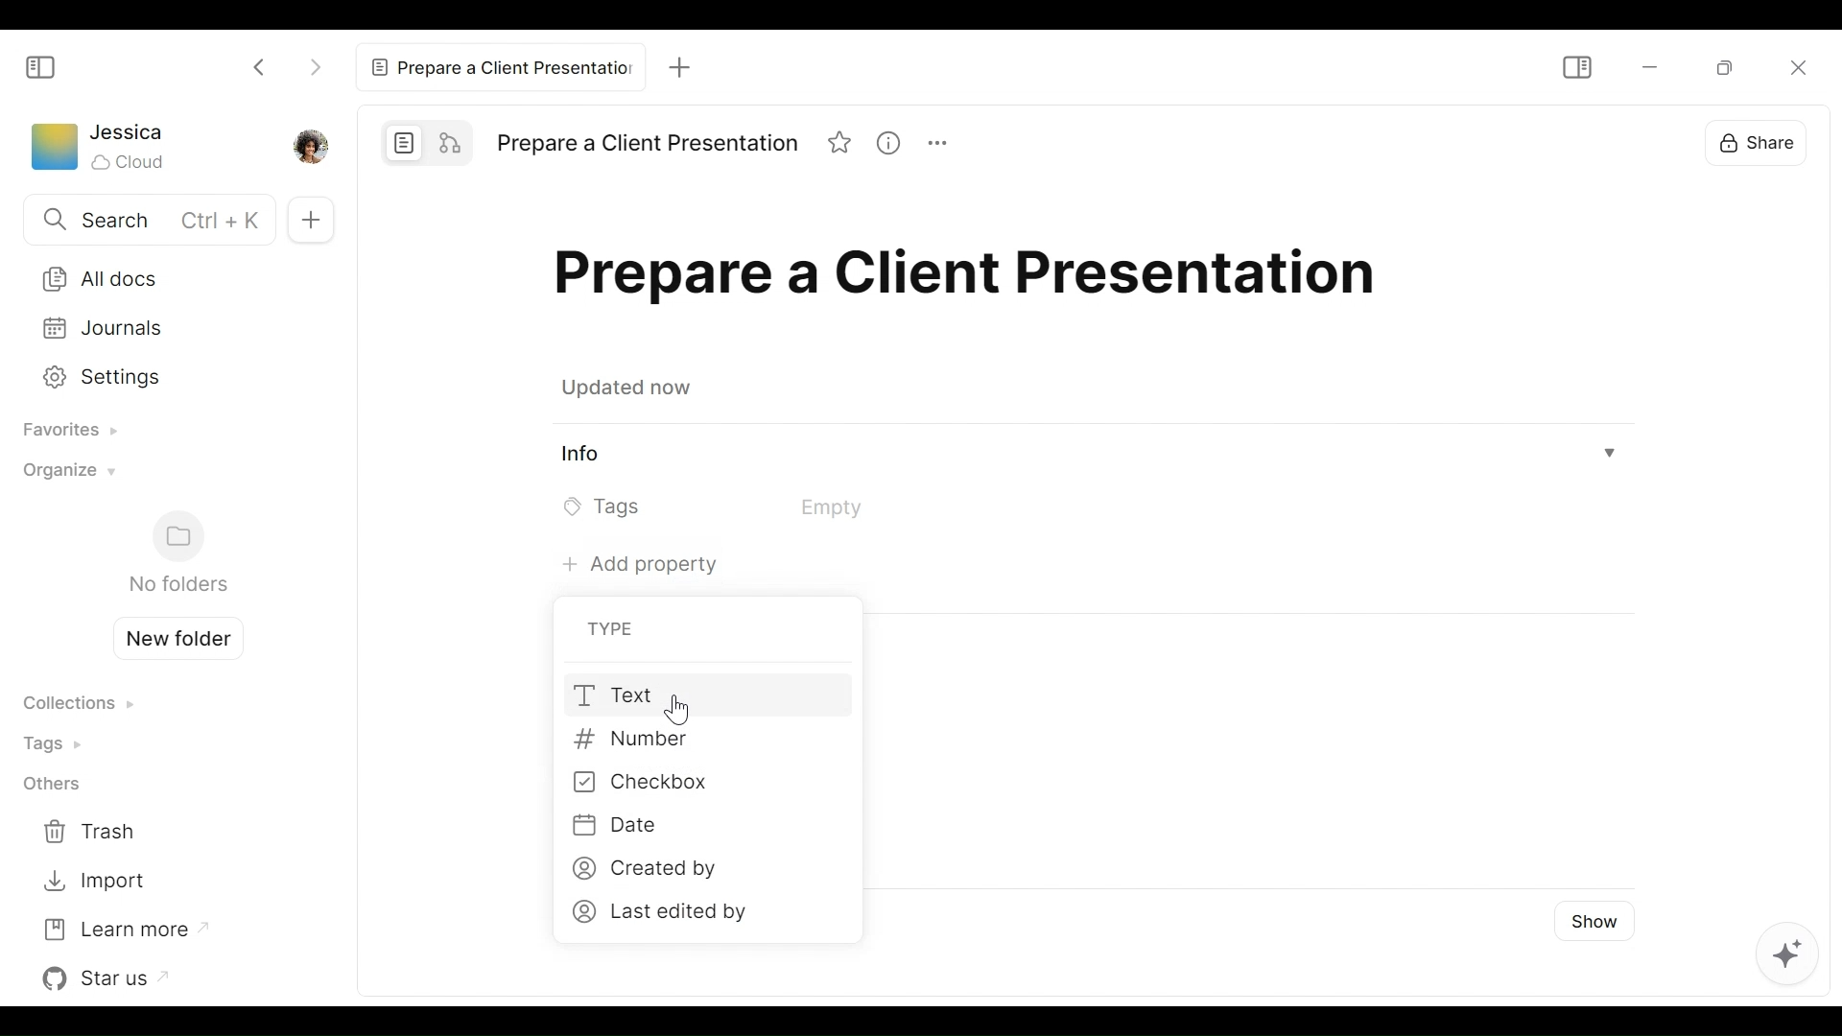  What do you see at coordinates (453, 141) in the screenshot?
I see `Edgeless mode` at bounding box center [453, 141].